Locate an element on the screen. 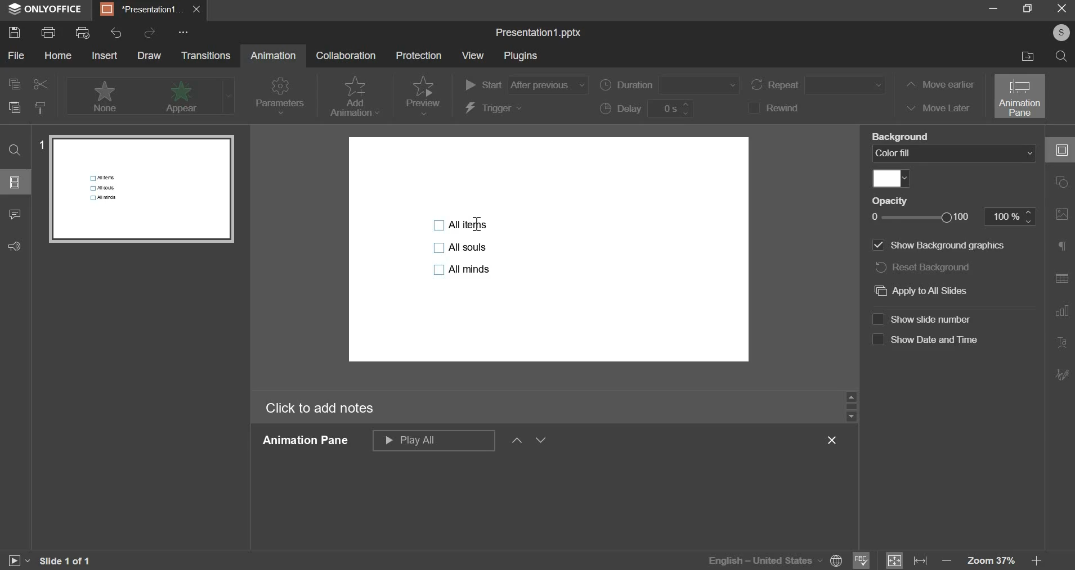  search is located at coordinates (1063, 55).